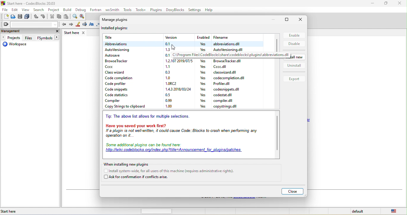 The image size is (407, 215). I want to click on manage plugins, so click(115, 20).